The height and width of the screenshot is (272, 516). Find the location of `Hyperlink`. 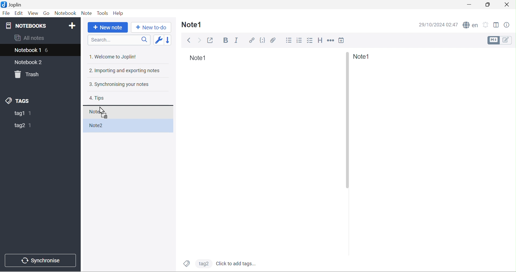

Hyperlink is located at coordinates (250, 41).